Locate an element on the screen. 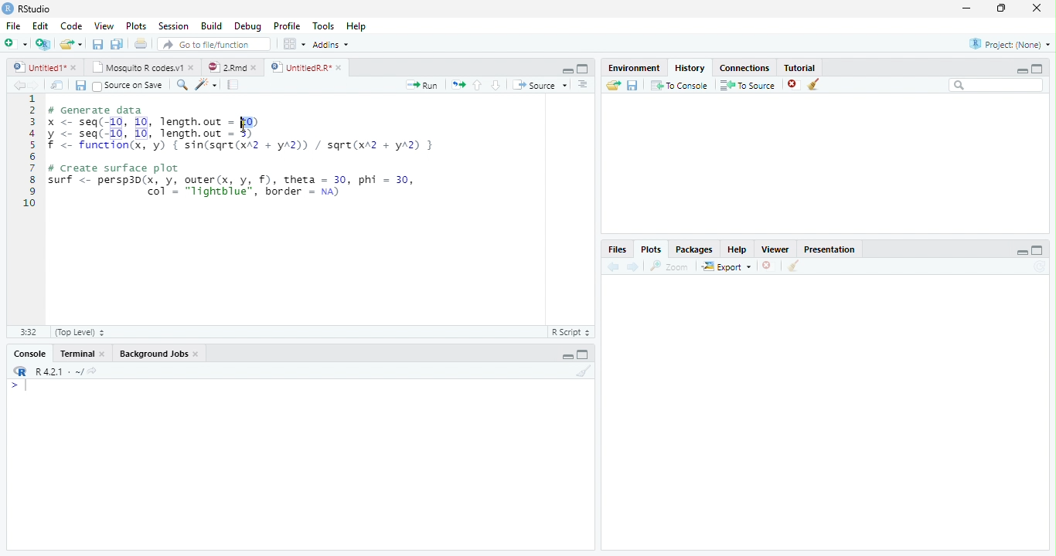  Presentation is located at coordinates (829, 249).